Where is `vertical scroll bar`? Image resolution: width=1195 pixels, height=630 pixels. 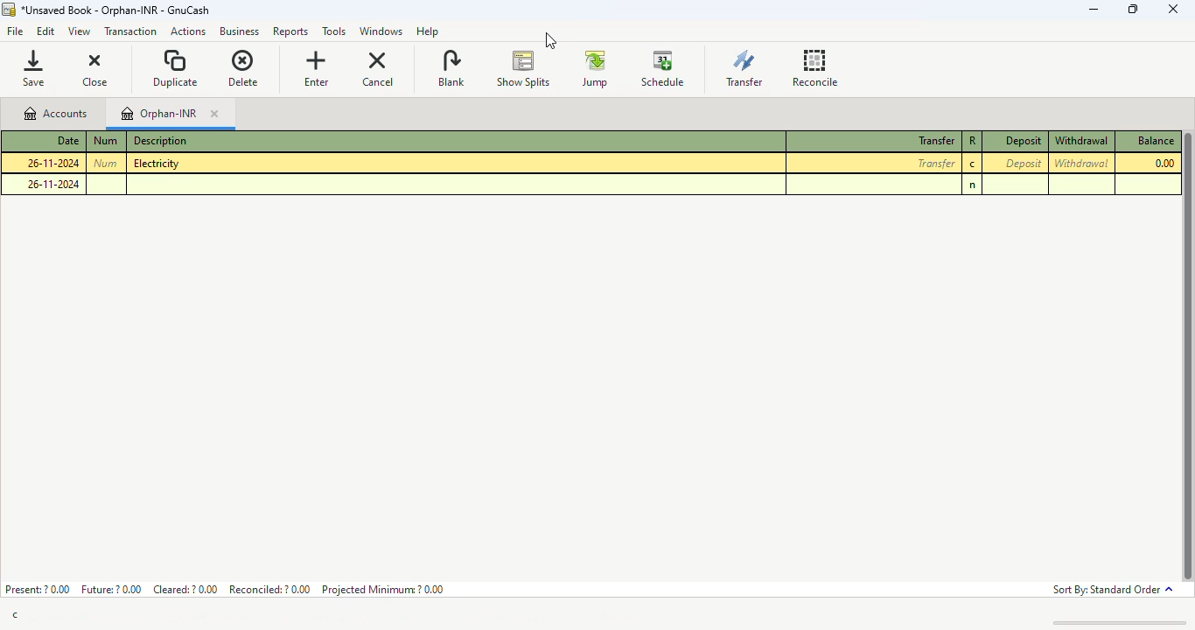 vertical scroll bar is located at coordinates (1187, 357).